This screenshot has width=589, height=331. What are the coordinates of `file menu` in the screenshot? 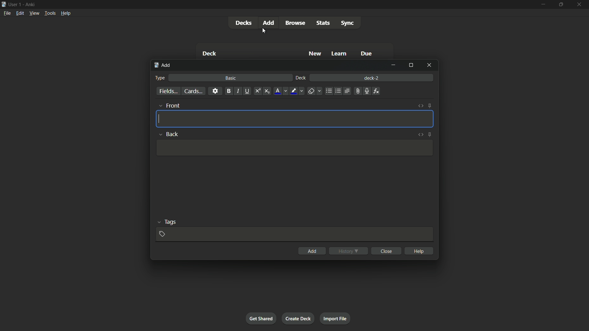 It's located at (6, 13).